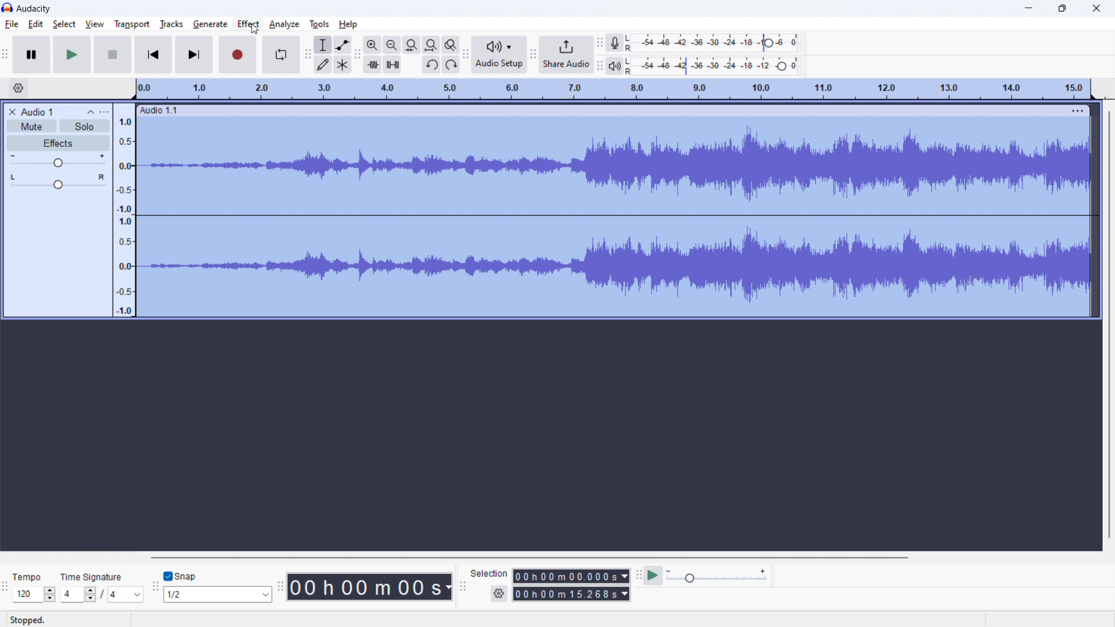 The height and width of the screenshot is (627, 1115). What do you see at coordinates (210, 24) in the screenshot?
I see `generate` at bounding box center [210, 24].